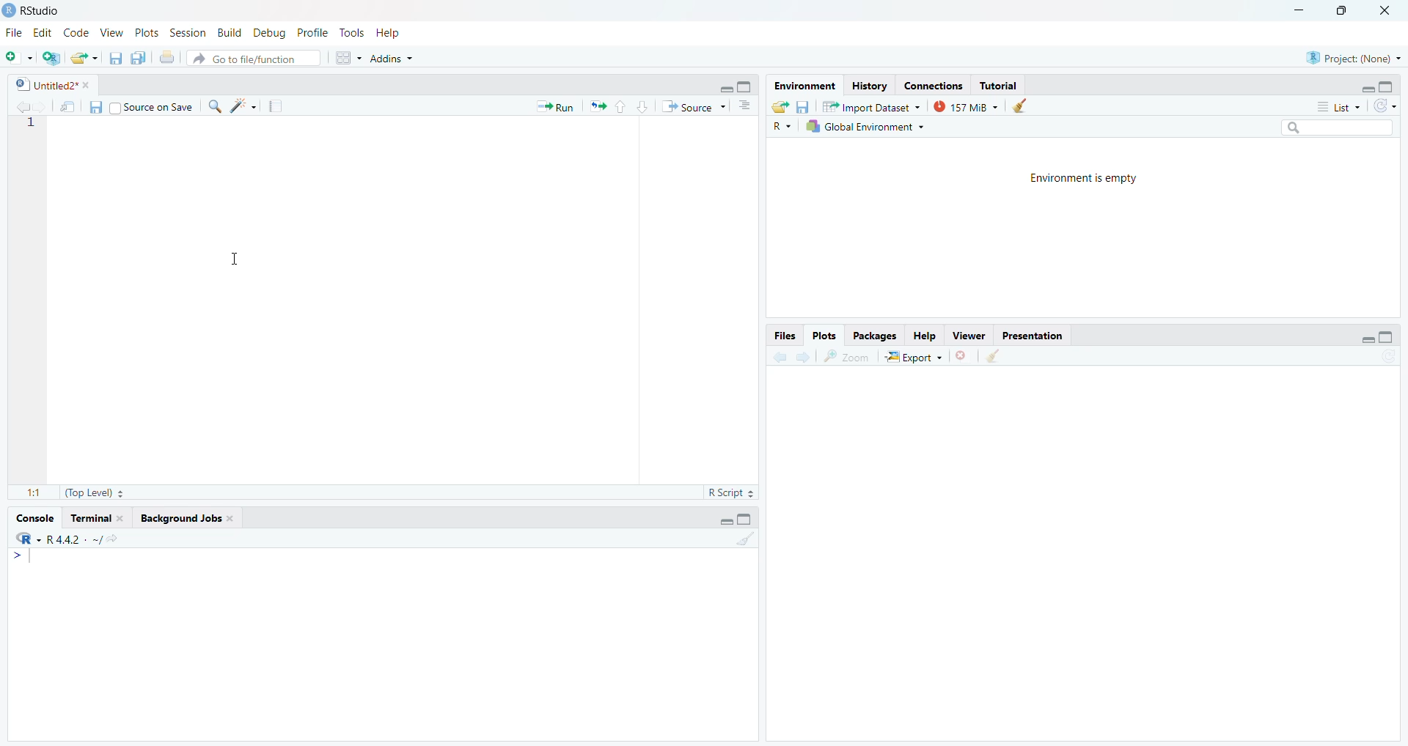  Describe the element at coordinates (217, 106) in the screenshot. I see `find/replace` at that location.